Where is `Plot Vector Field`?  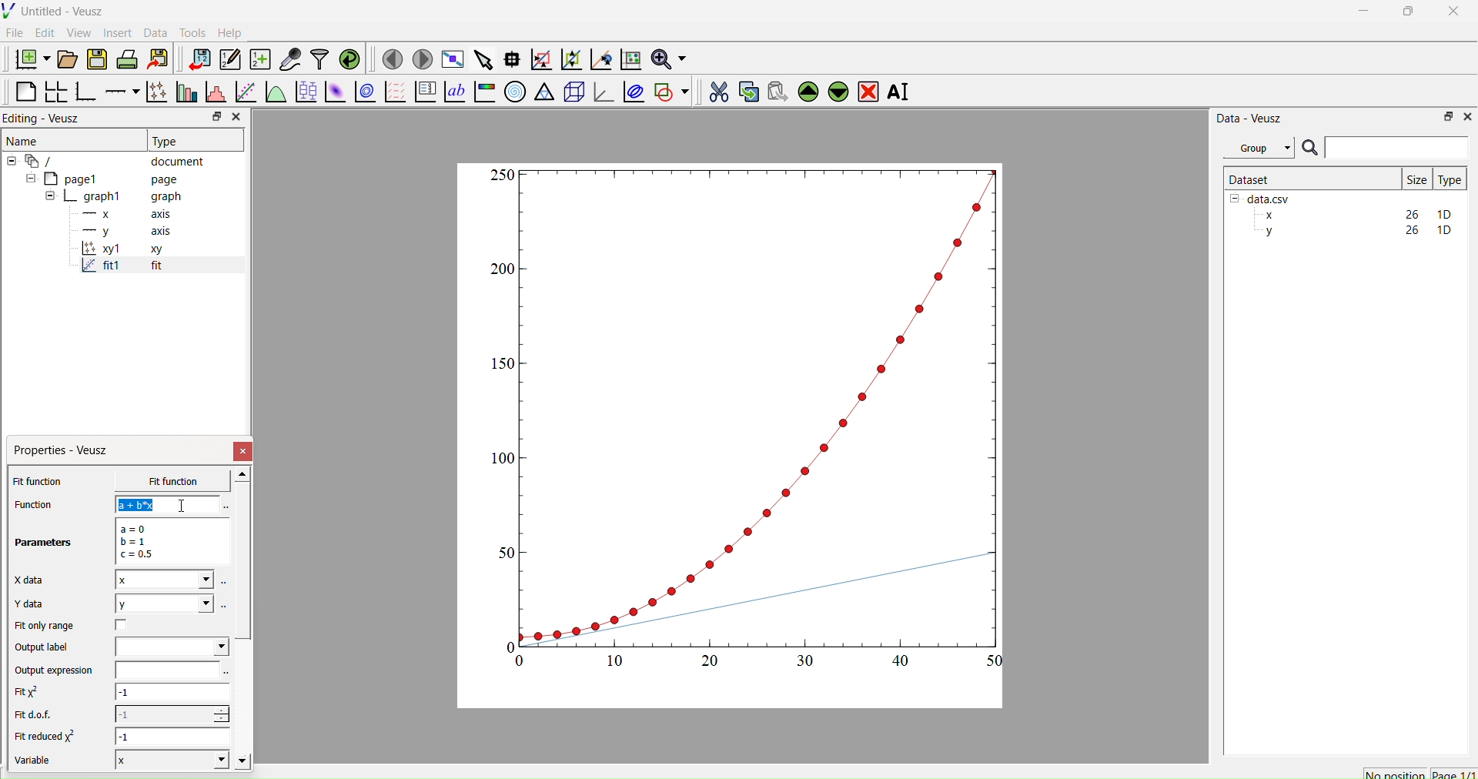 Plot Vector Field is located at coordinates (395, 93).